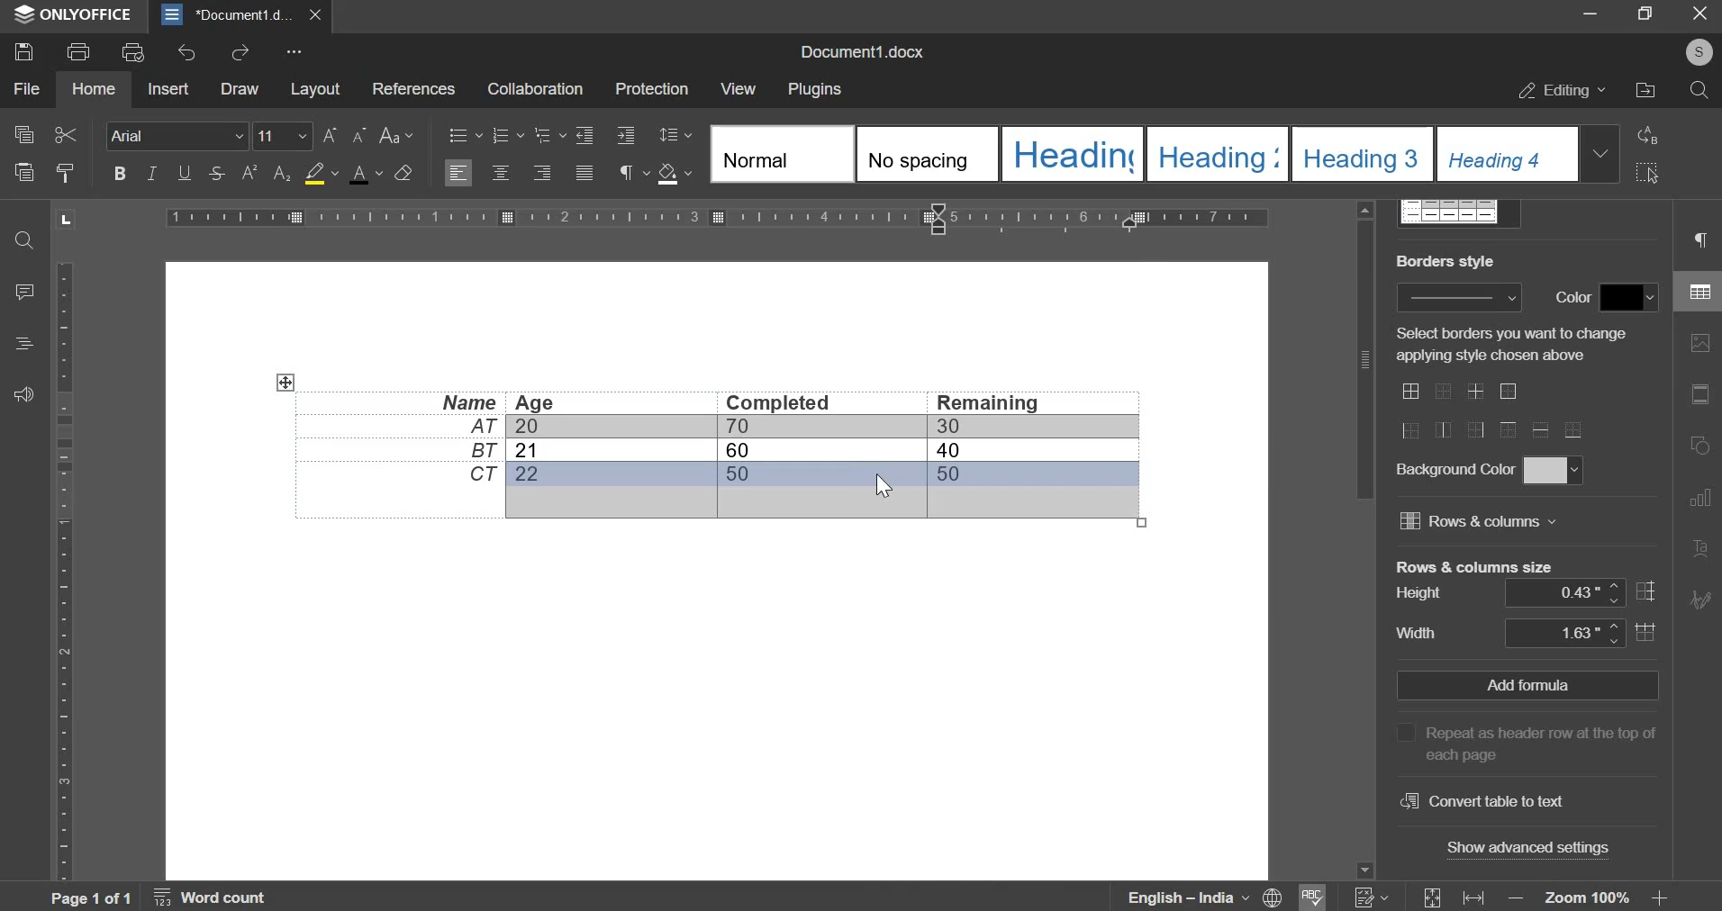 Image resolution: width=1722 pixels, height=911 pixels. I want to click on view, so click(737, 88).